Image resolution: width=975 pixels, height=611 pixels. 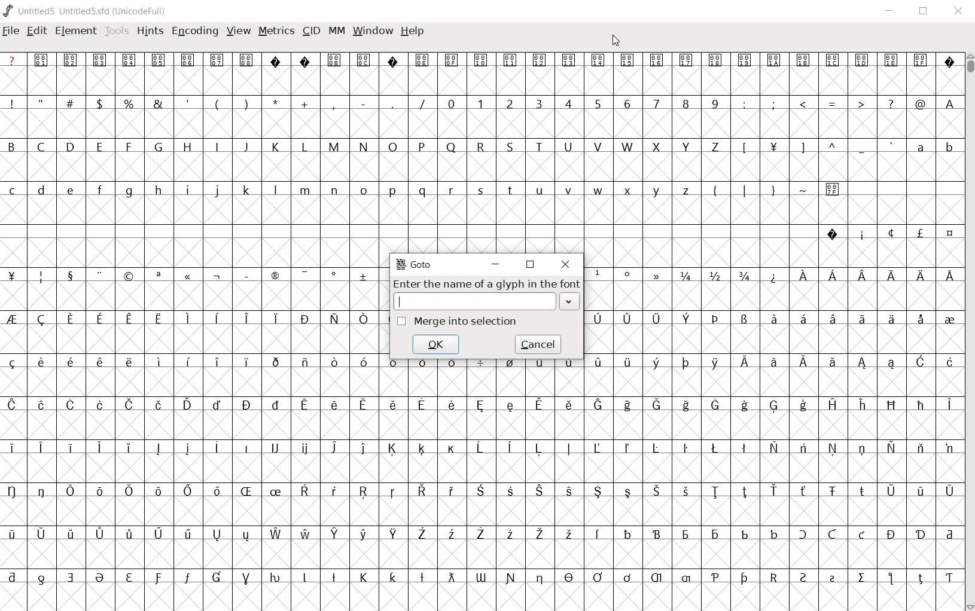 I want to click on HELP, so click(x=412, y=32).